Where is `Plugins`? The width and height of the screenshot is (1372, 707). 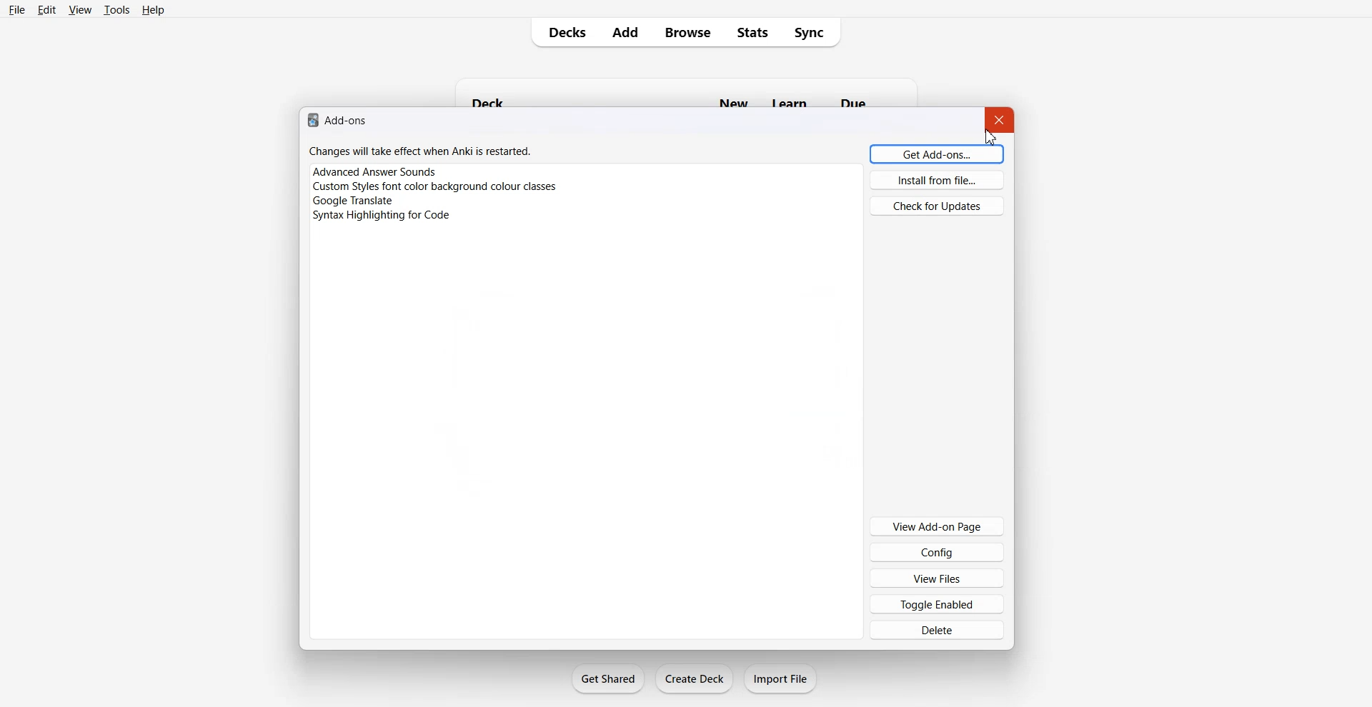
Plugins is located at coordinates (585, 201).